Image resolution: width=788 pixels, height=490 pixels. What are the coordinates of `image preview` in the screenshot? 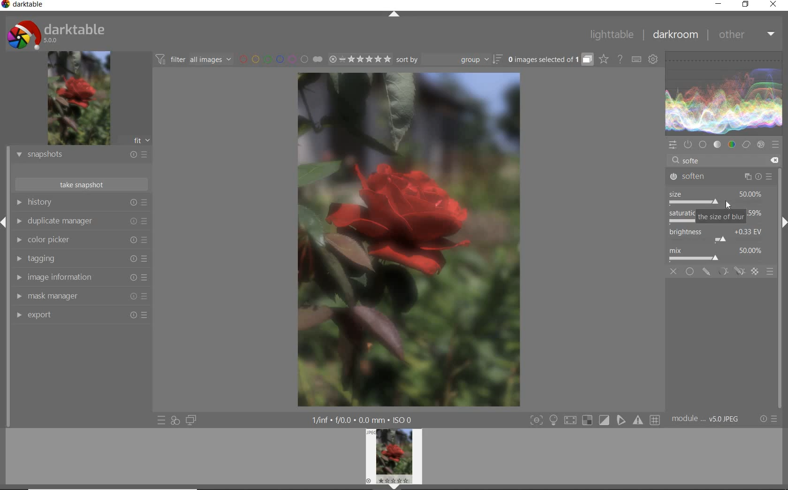 It's located at (394, 459).